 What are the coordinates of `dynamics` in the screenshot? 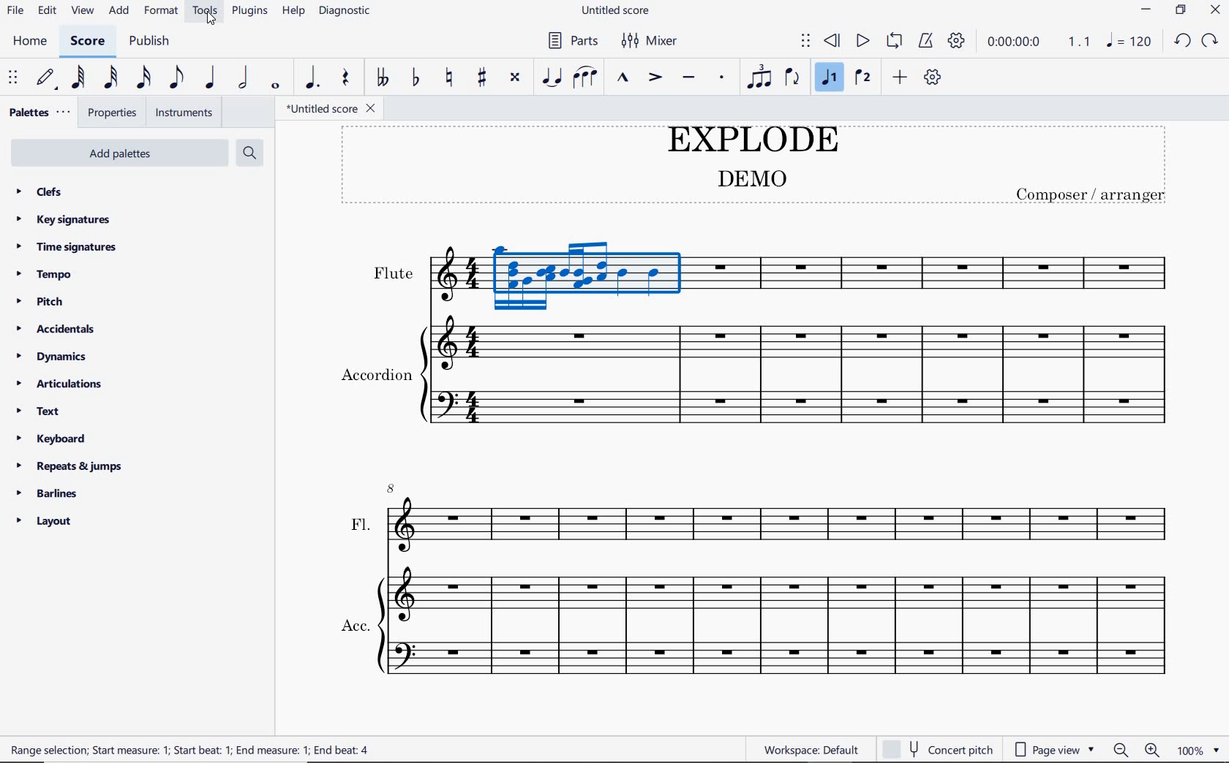 It's located at (53, 355).